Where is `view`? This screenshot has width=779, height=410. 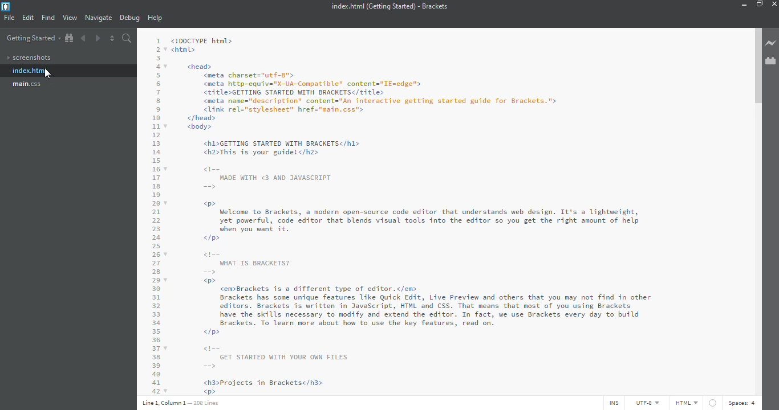
view is located at coordinates (70, 18).